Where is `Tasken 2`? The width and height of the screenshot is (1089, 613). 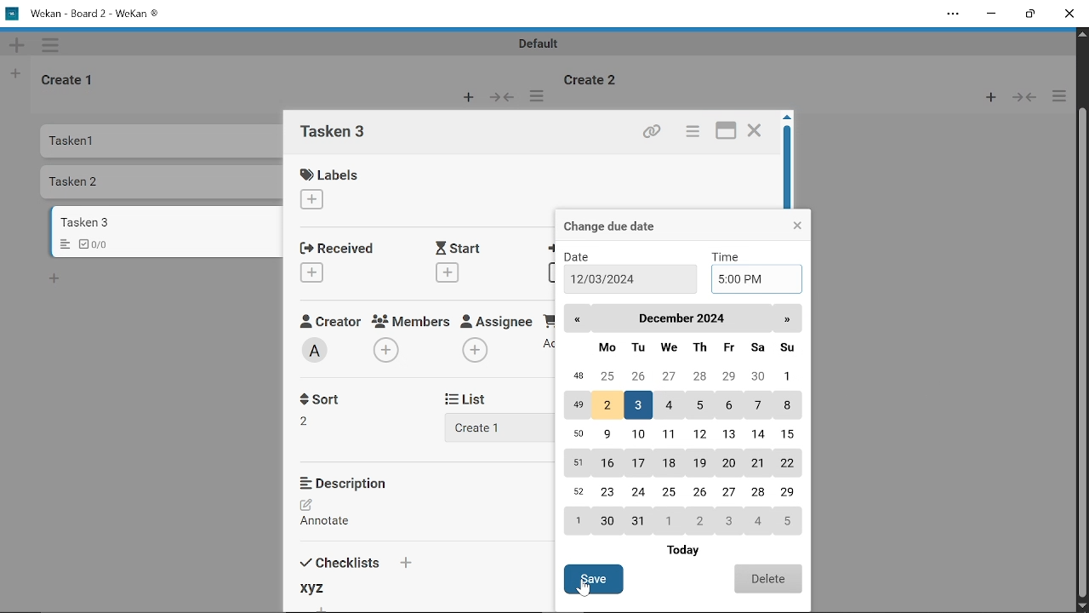 Tasken 2 is located at coordinates (112, 182).